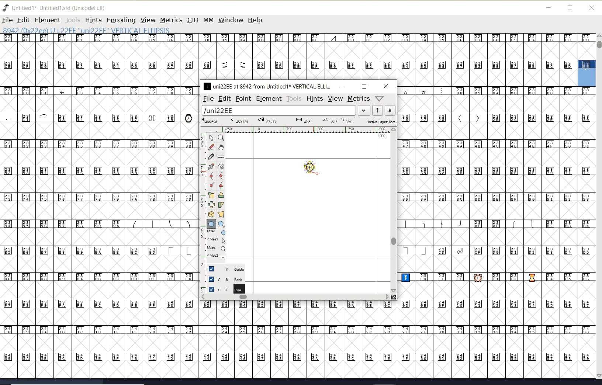 This screenshot has width=602, height=385. What do you see at coordinates (380, 98) in the screenshot?
I see `help/window` at bounding box center [380, 98].